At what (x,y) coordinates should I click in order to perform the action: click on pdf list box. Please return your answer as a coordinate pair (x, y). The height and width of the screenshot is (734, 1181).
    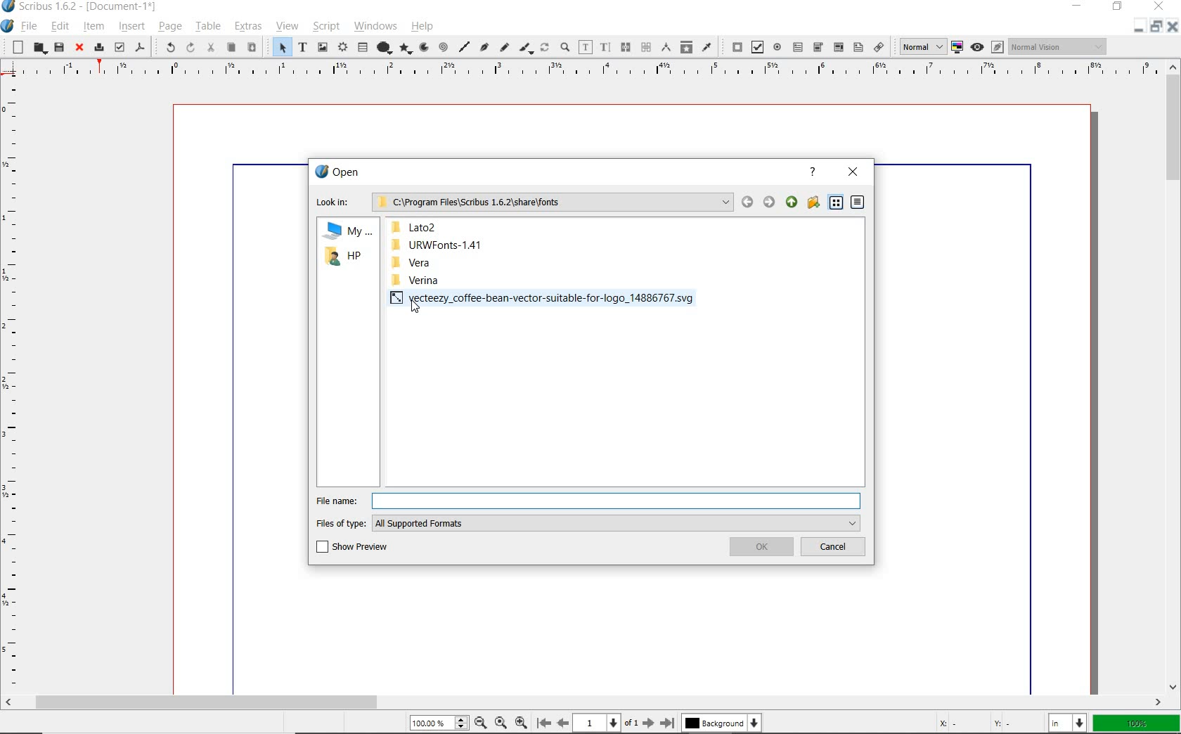
    Looking at the image, I should click on (857, 48).